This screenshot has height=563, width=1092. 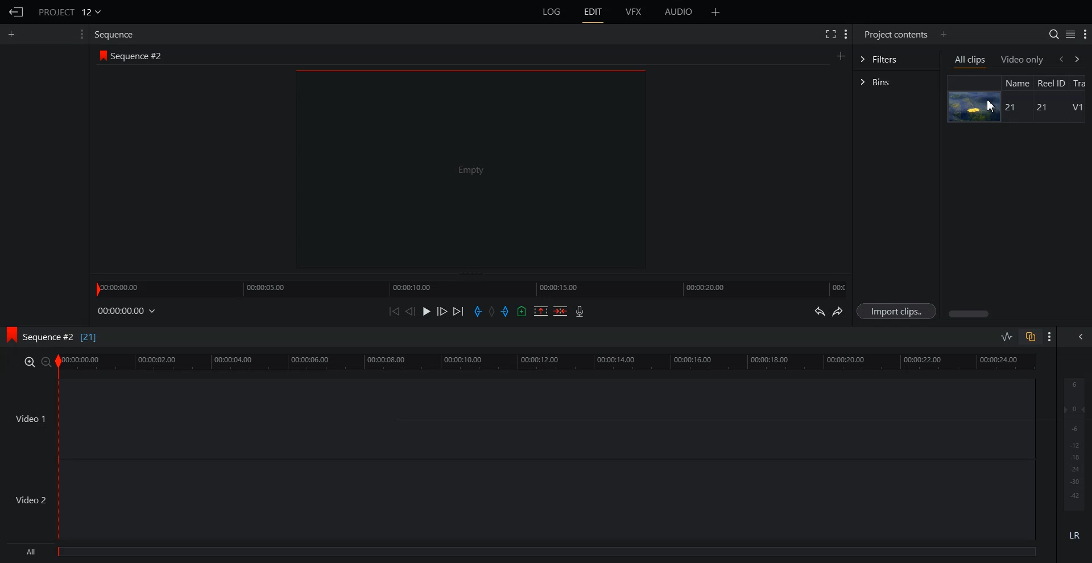 I want to click on Sequence #2, so click(x=139, y=54).